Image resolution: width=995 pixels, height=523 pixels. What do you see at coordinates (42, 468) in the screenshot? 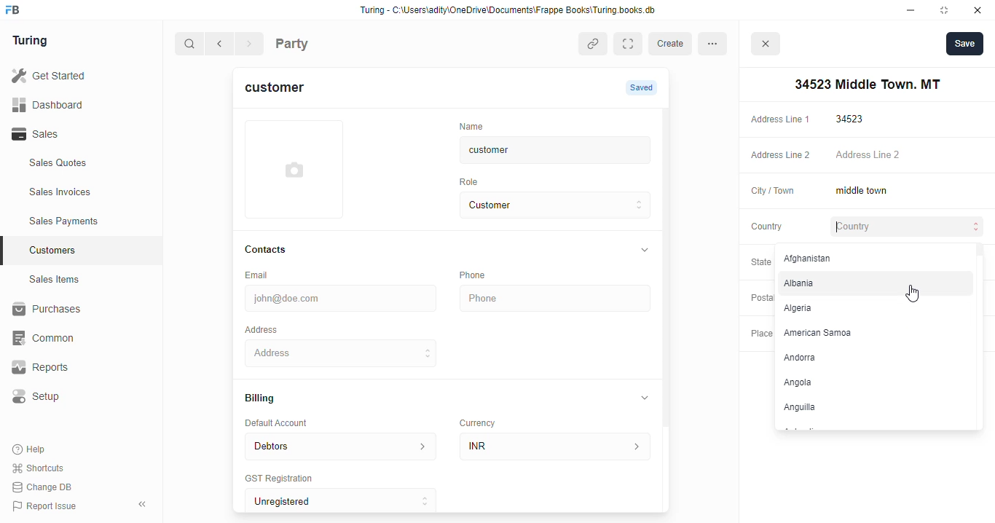
I see `Shortcuts` at bounding box center [42, 468].